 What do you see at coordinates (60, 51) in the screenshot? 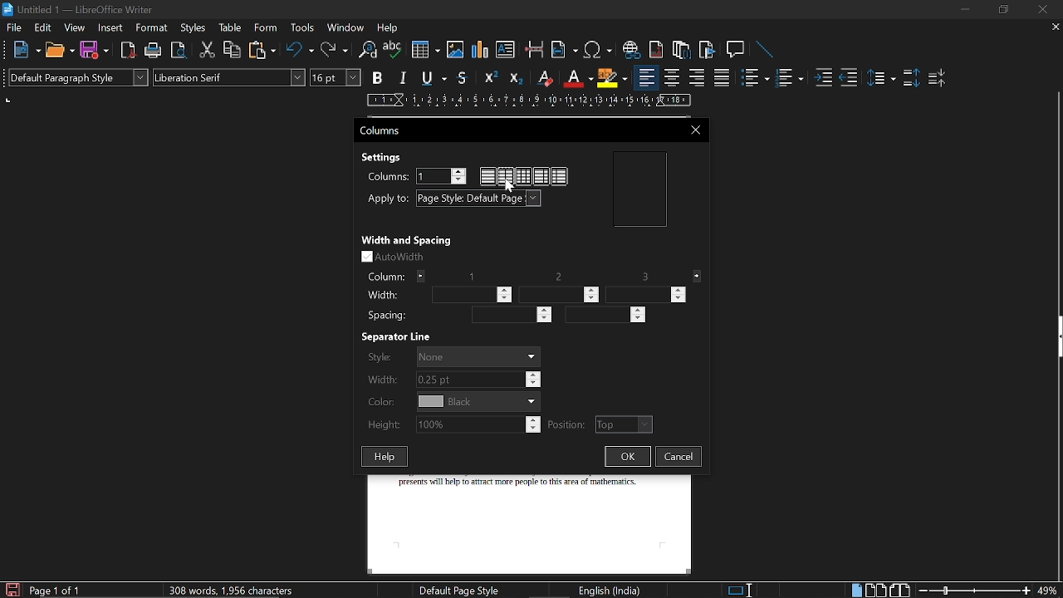
I see `Open` at bounding box center [60, 51].